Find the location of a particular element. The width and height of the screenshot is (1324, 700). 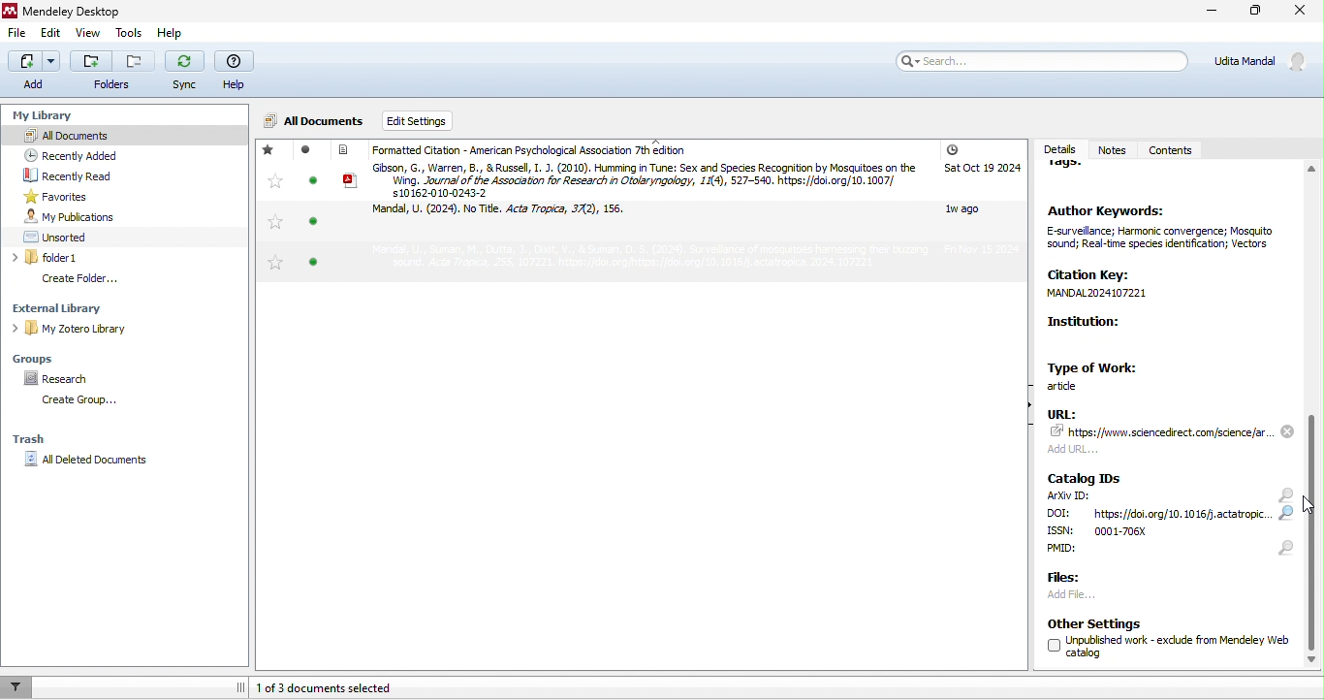

PMID is located at coordinates (1092, 552).